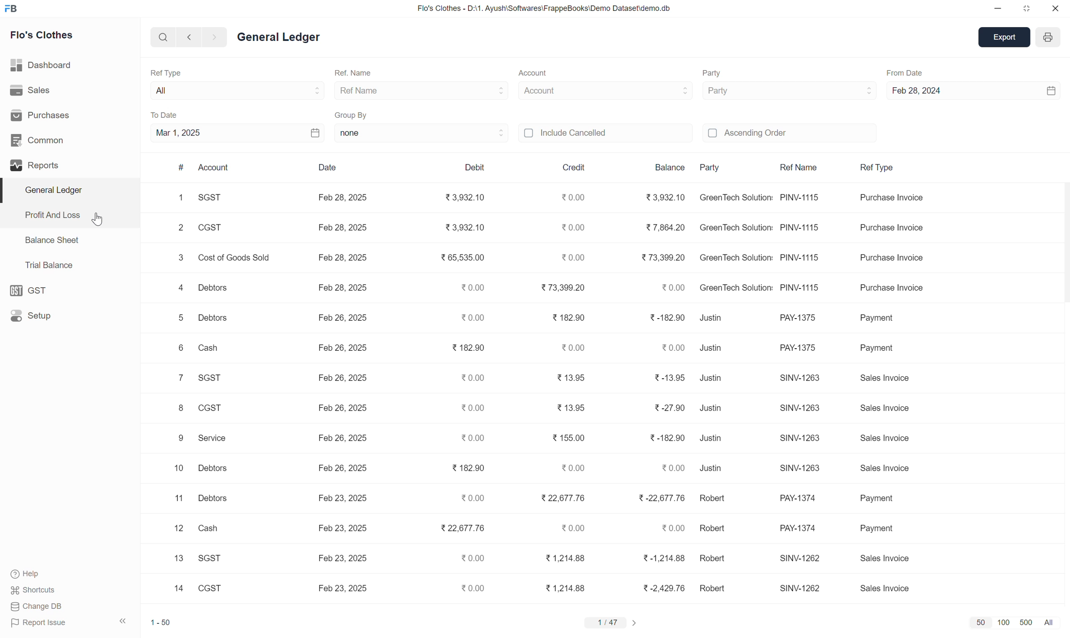 The height and width of the screenshot is (638, 1070). I want to click on PINV-1115, so click(803, 287).